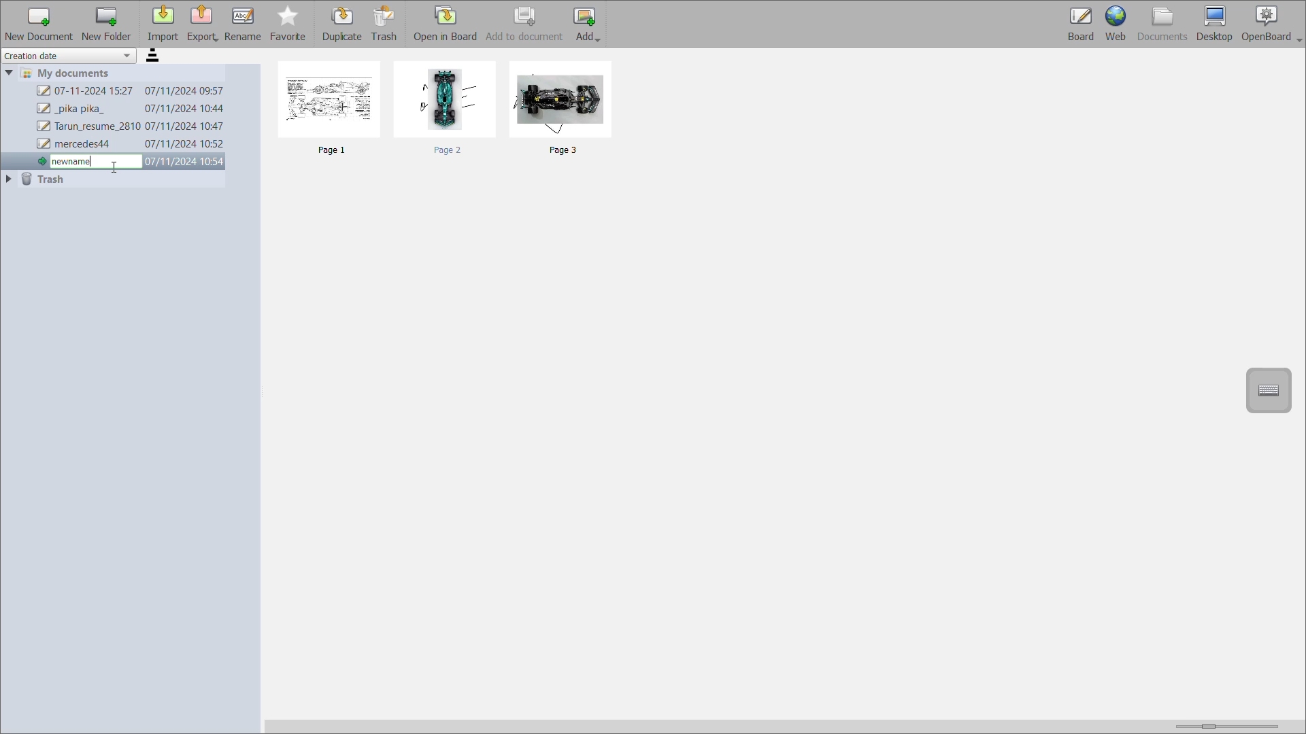 This screenshot has width=1306, height=734. What do you see at coordinates (289, 25) in the screenshot?
I see `favourite` at bounding box center [289, 25].